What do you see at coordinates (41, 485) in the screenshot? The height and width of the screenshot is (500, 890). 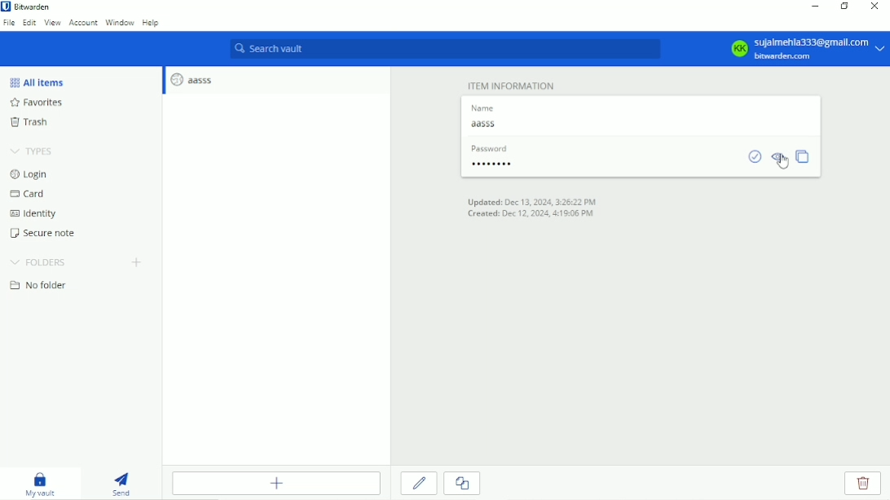 I see `My vault` at bounding box center [41, 485].